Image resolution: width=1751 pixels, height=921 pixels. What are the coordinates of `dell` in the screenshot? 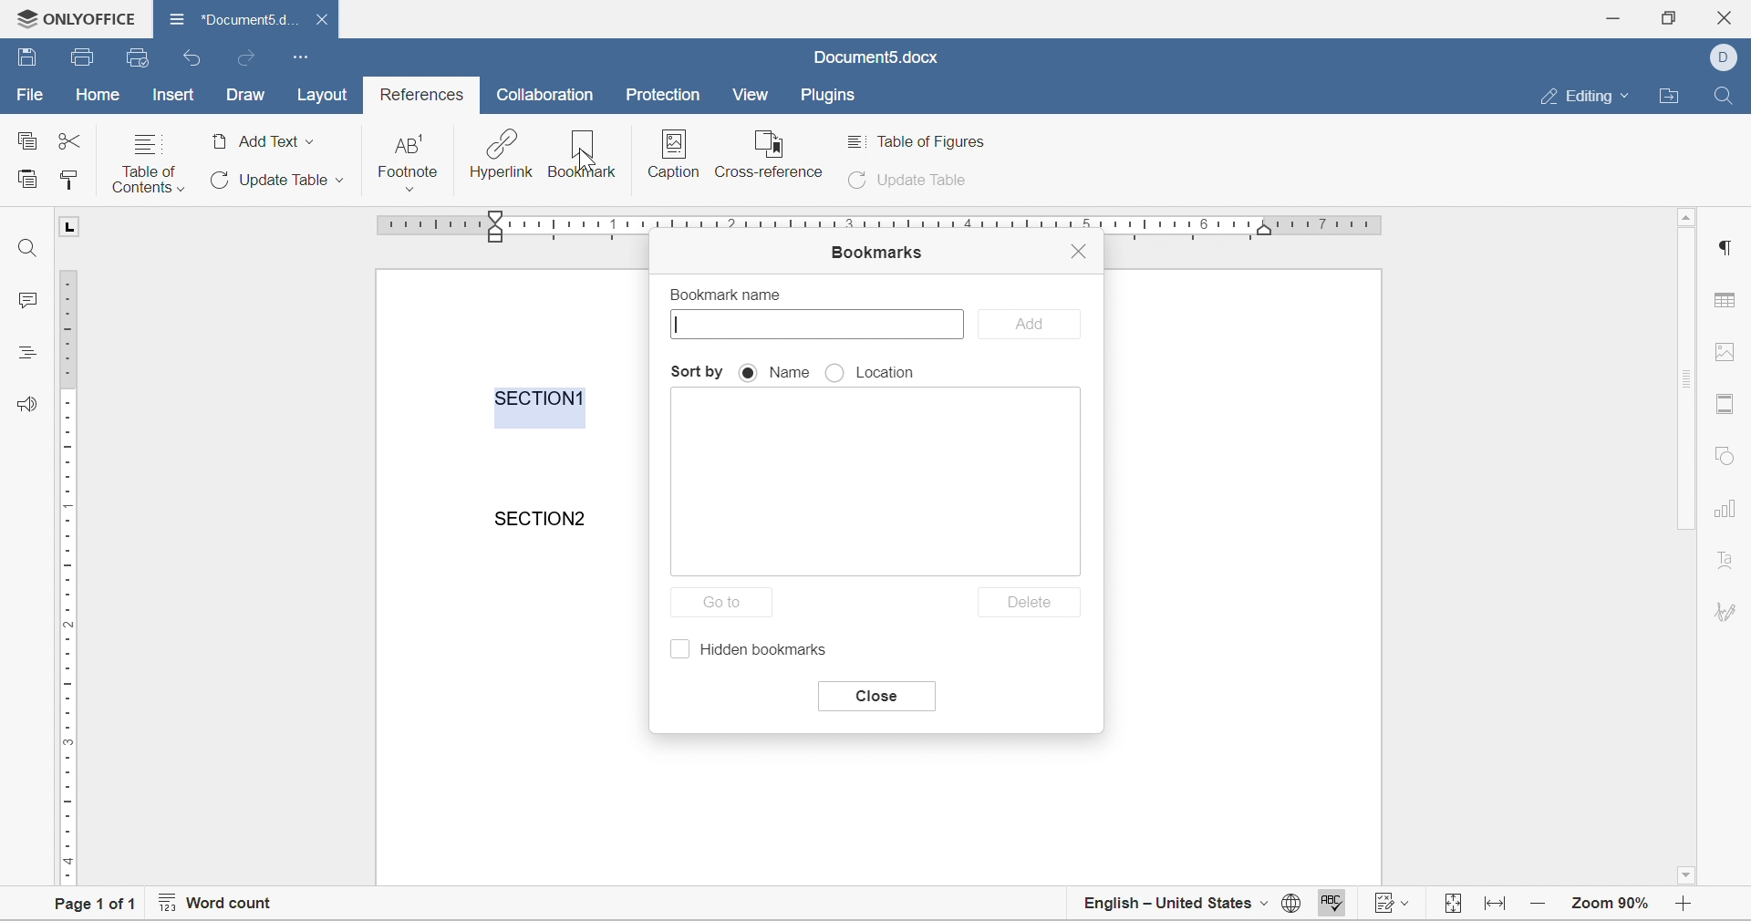 It's located at (1728, 56).